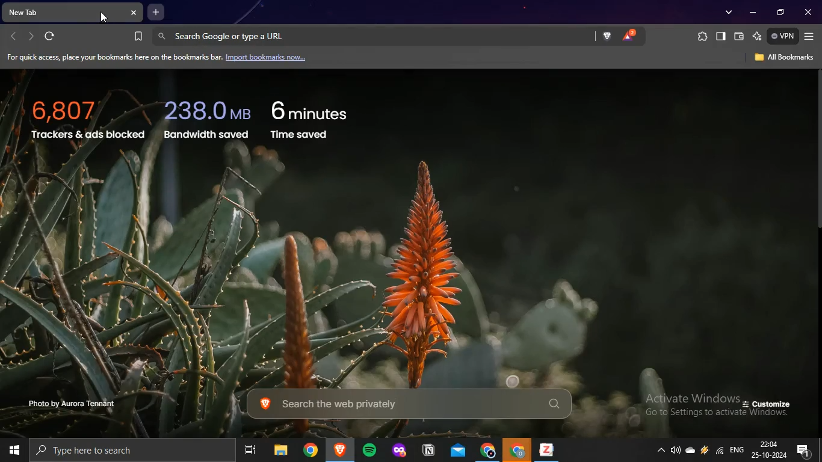 This screenshot has width=822, height=462. What do you see at coordinates (674, 448) in the screenshot?
I see `volume` at bounding box center [674, 448].